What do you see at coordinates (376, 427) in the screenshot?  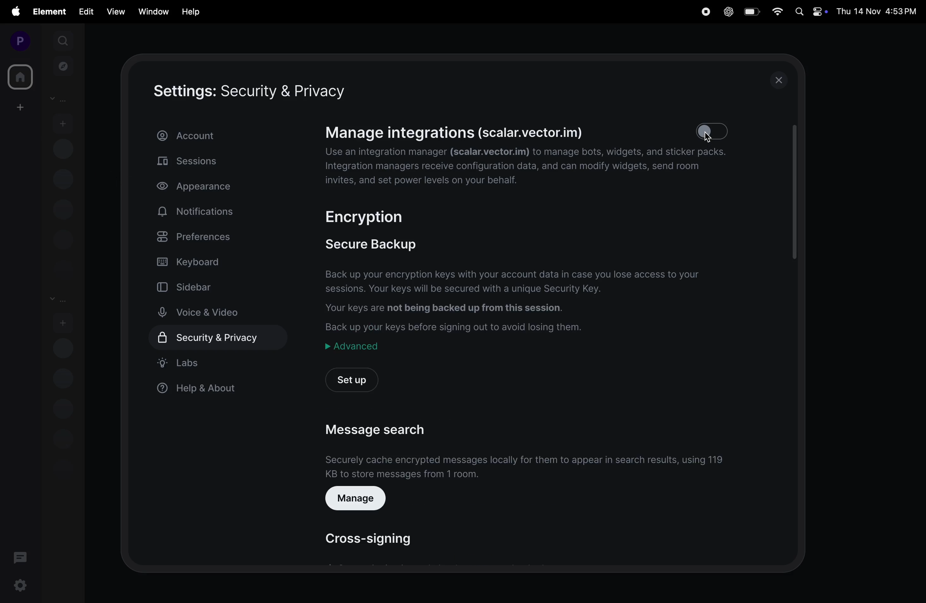 I see `message search` at bounding box center [376, 427].